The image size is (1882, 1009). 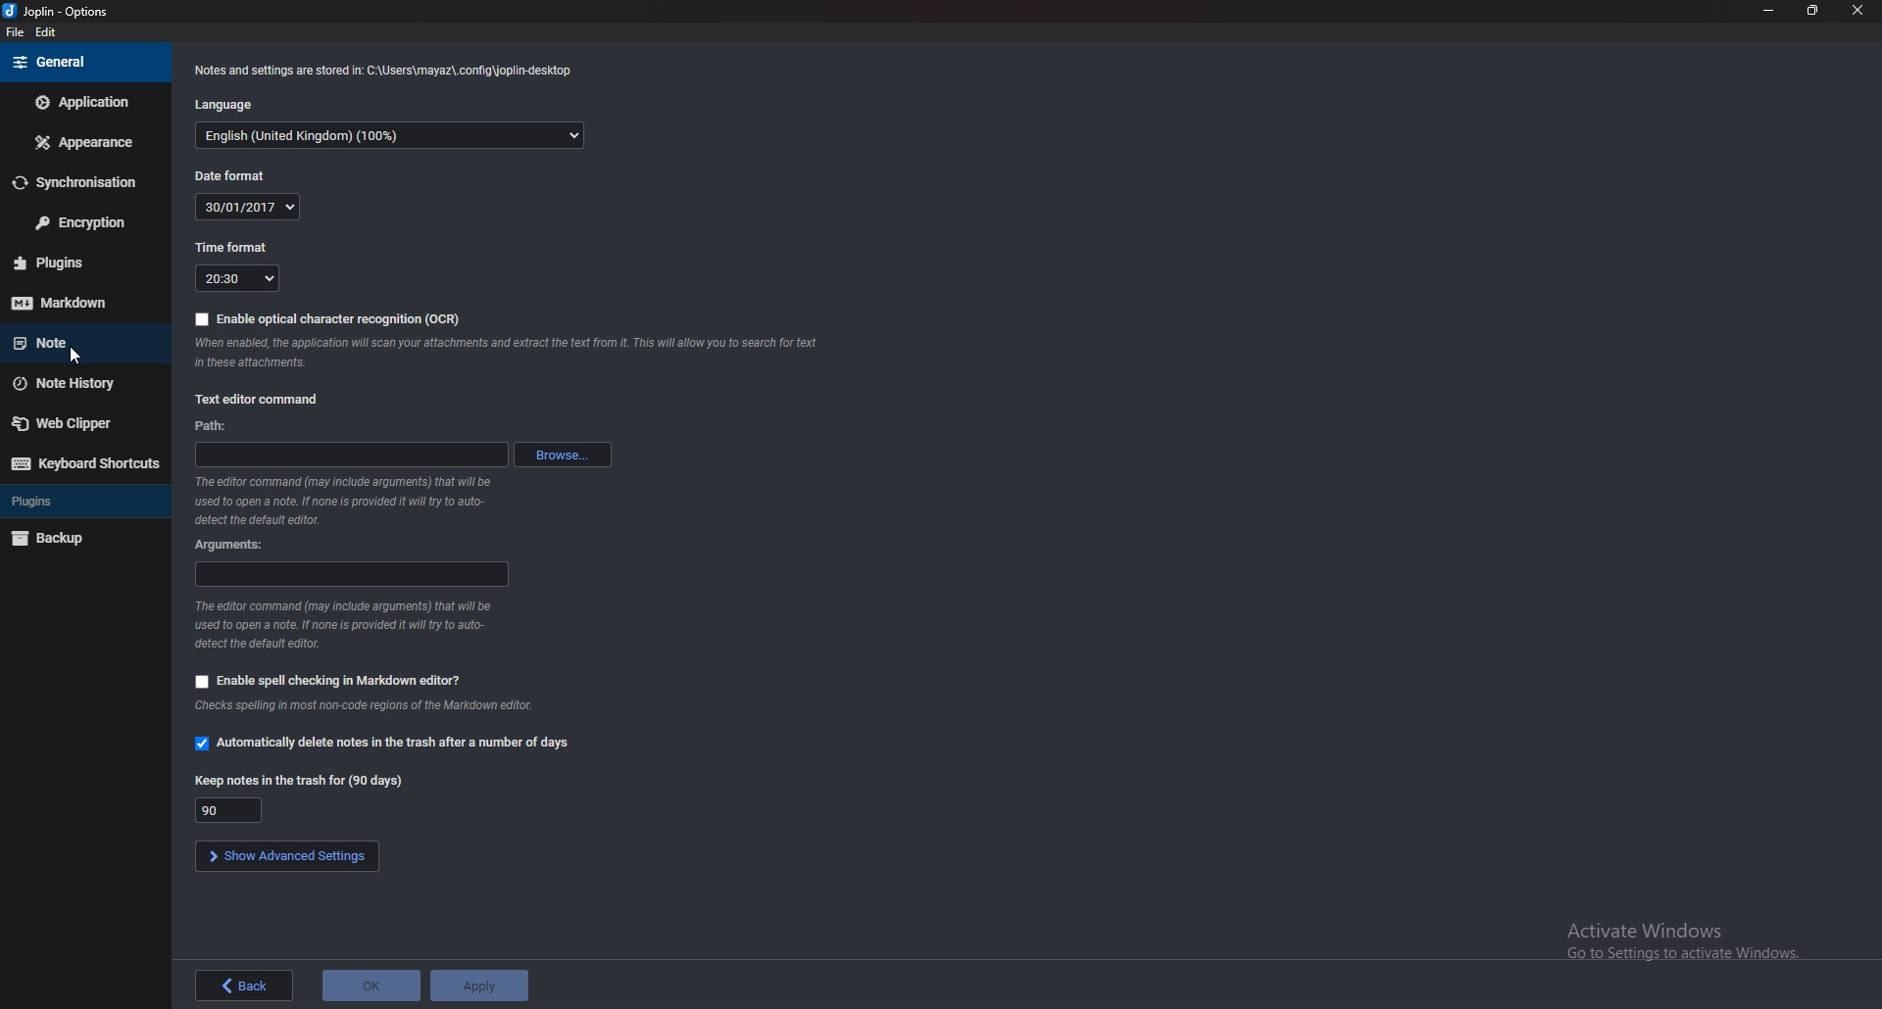 I want to click on Date format, so click(x=252, y=207).